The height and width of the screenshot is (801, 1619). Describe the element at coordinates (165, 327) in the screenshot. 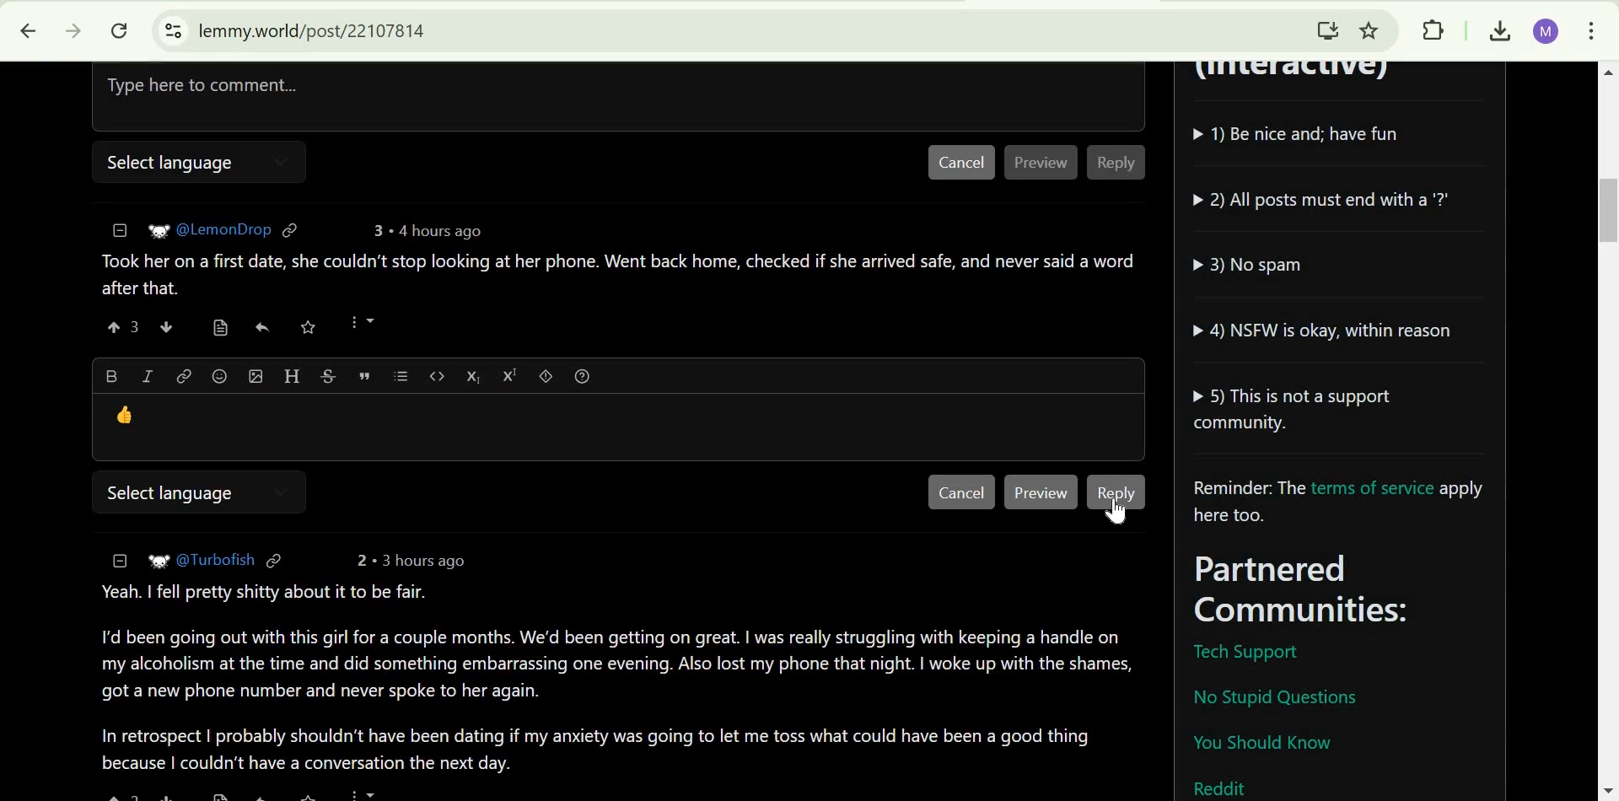

I see `downvote` at that location.